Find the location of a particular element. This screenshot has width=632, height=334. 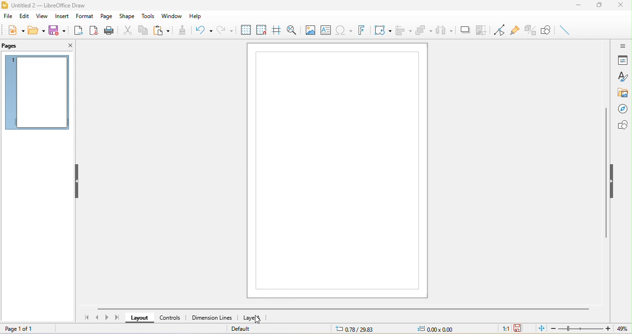

file is located at coordinates (9, 15).